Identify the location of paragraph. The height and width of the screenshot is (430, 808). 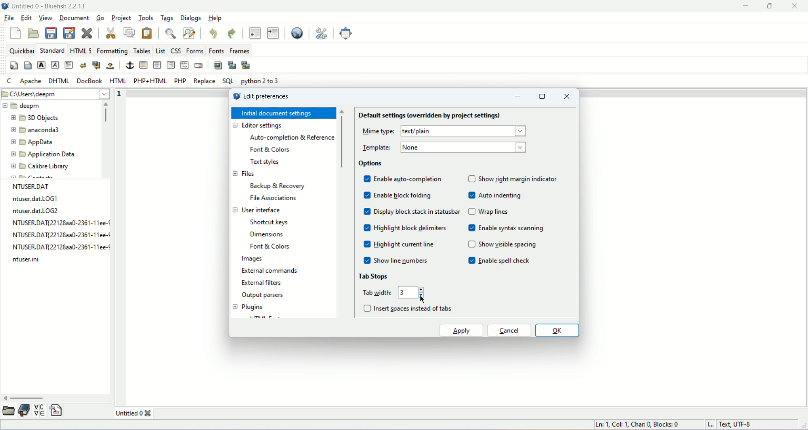
(68, 65).